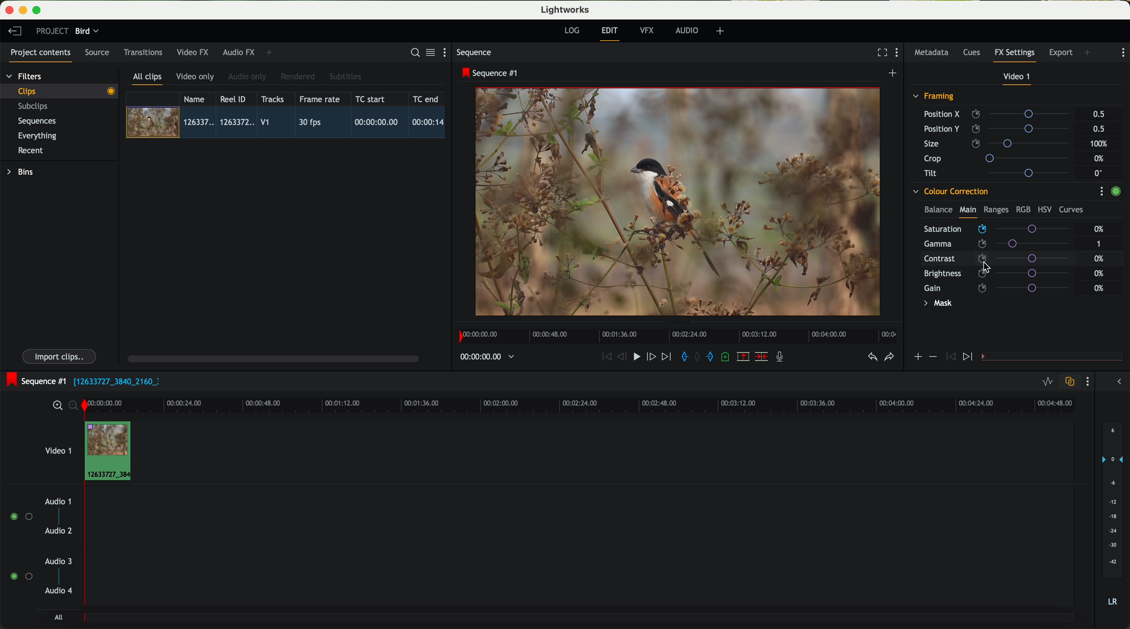 Image resolution: width=1130 pixels, height=629 pixels. I want to click on scroll bar, so click(272, 358).